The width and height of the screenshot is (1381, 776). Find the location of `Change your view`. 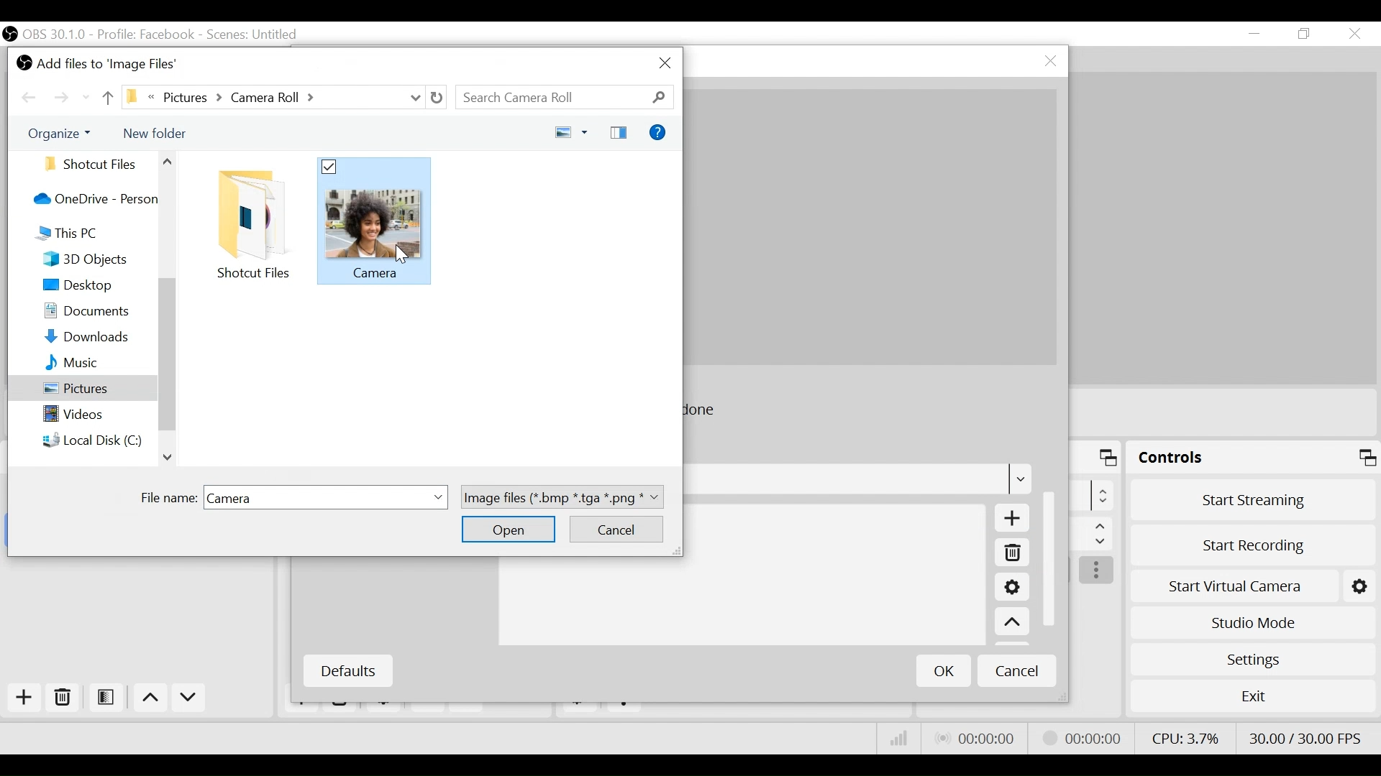

Change your view is located at coordinates (572, 131).